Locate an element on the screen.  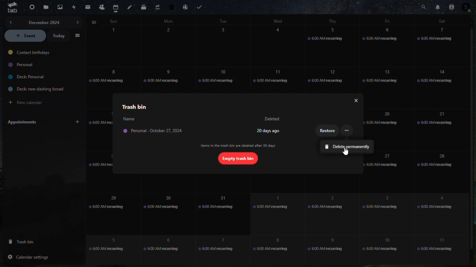
notes is located at coordinates (130, 7).